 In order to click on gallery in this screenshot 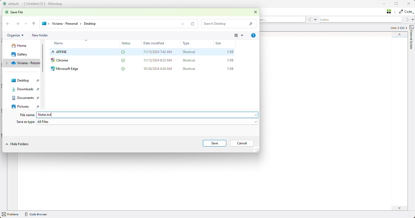, I will do `click(22, 54)`.